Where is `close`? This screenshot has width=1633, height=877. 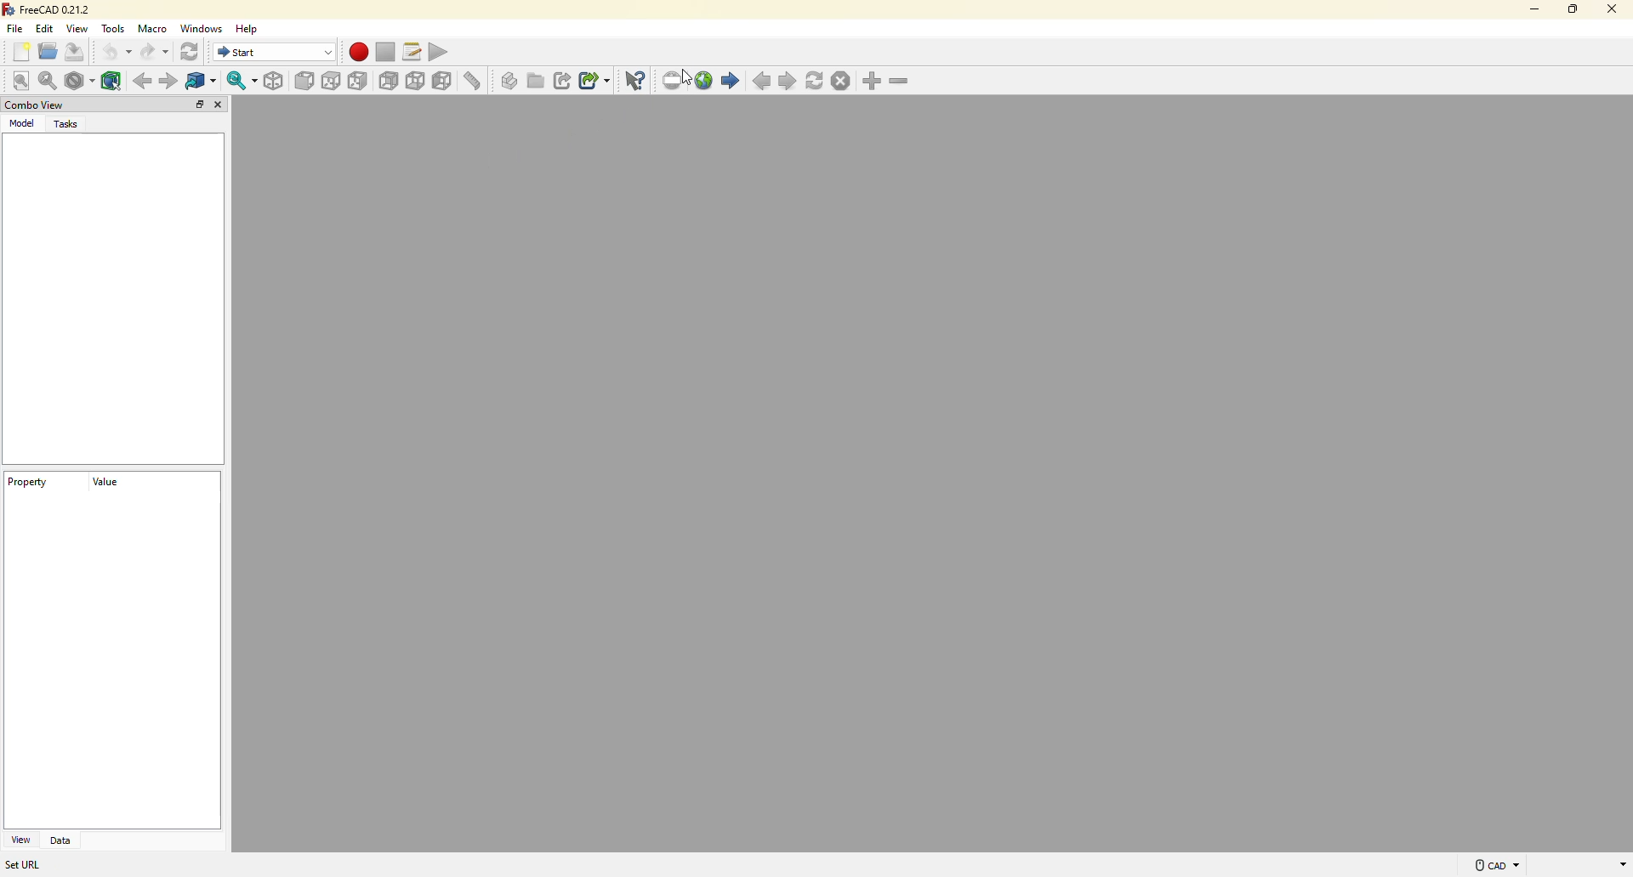 close is located at coordinates (1610, 8).